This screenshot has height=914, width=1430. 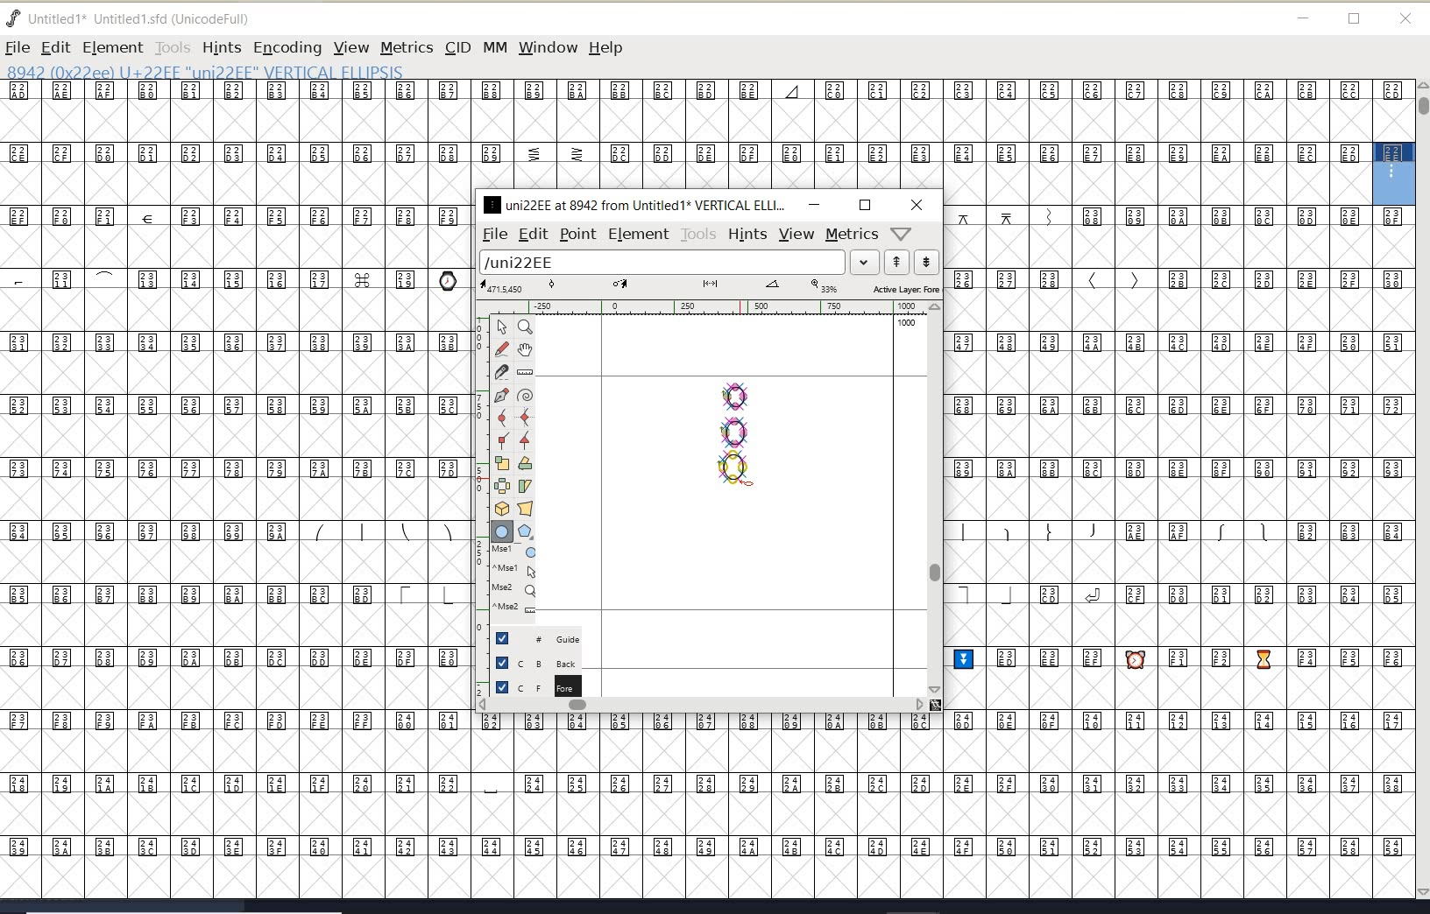 What do you see at coordinates (503, 532) in the screenshot?
I see `rectangle or ellipse` at bounding box center [503, 532].